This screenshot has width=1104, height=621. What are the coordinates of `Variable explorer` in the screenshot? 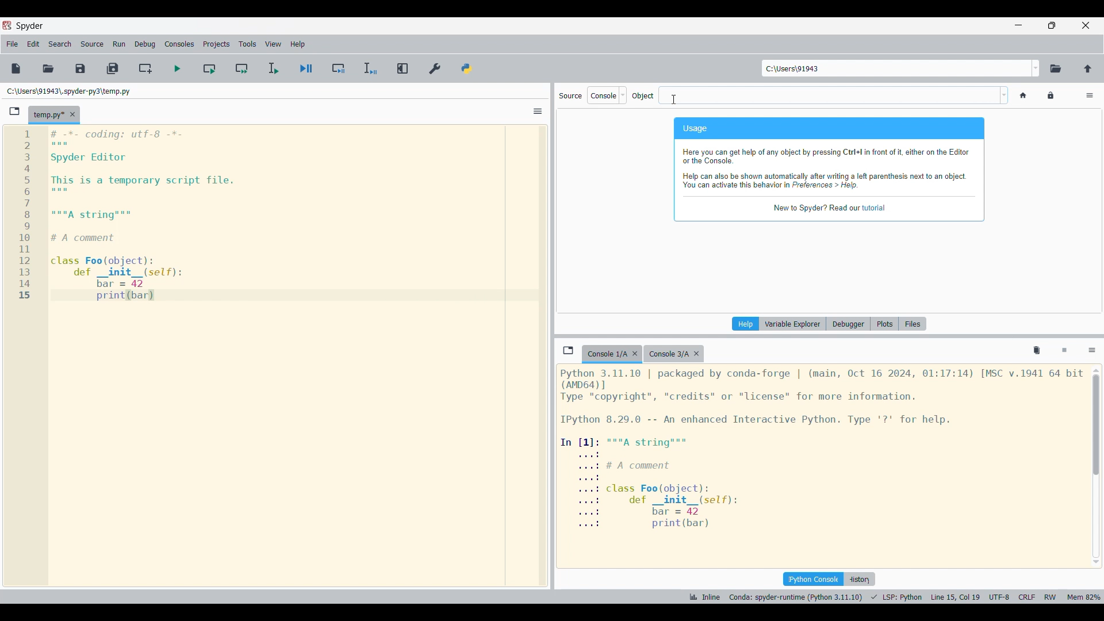 It's located at (793, 324).